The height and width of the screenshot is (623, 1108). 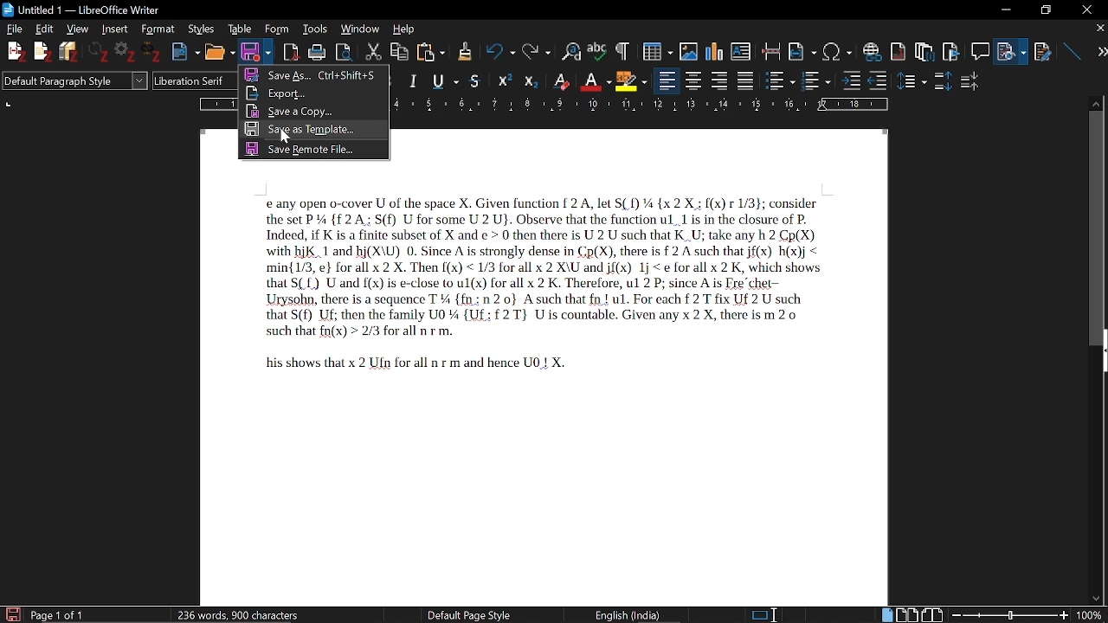 What do you see at coordinates (506, 80) in the screenshot?
I see `` at bounding box center [506, 80].